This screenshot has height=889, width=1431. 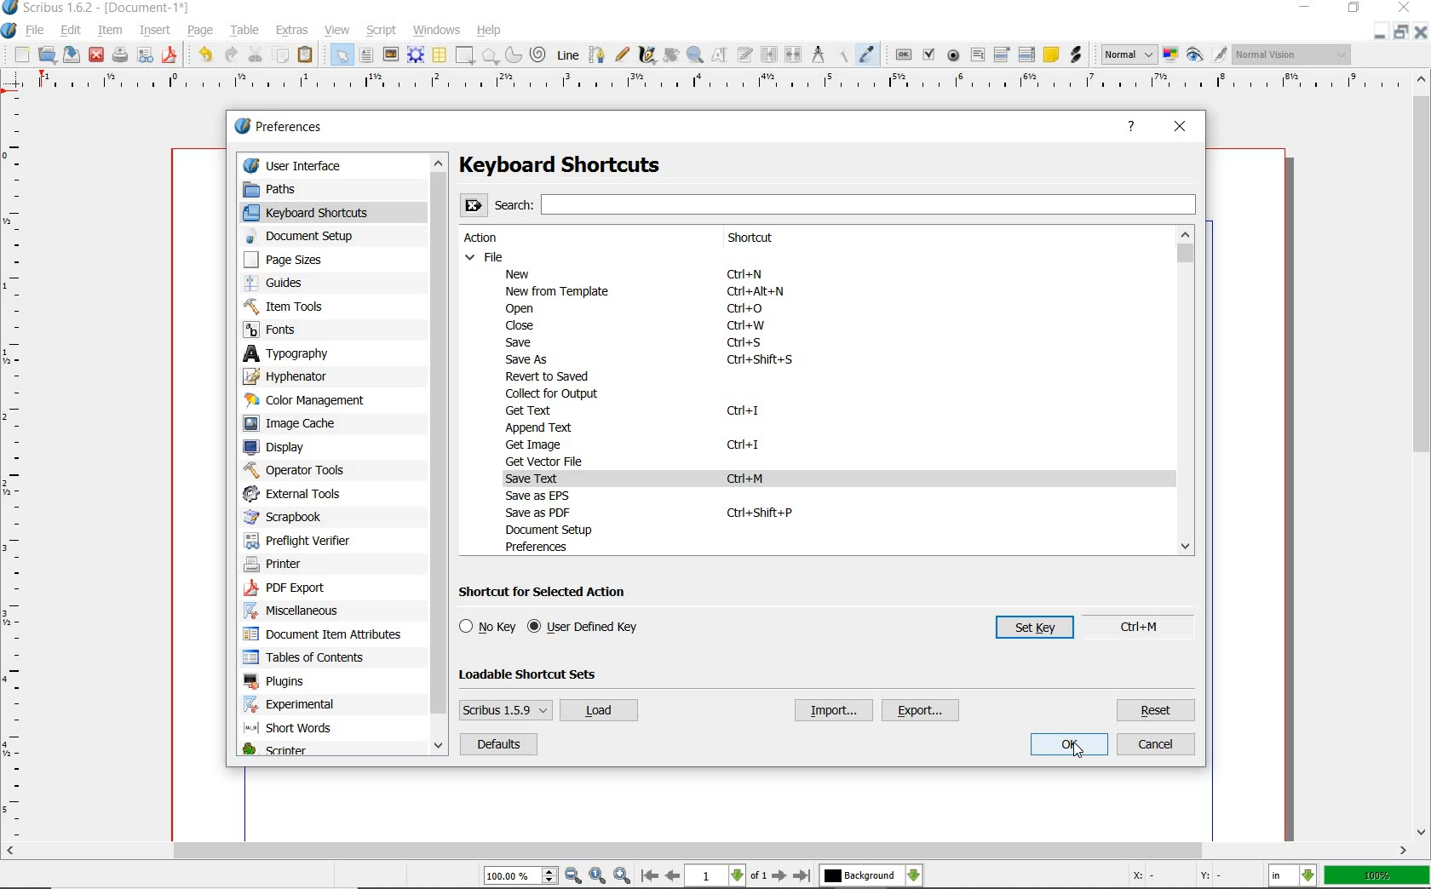 I want to click on Ctrl + S, so click(x=746, y=343).